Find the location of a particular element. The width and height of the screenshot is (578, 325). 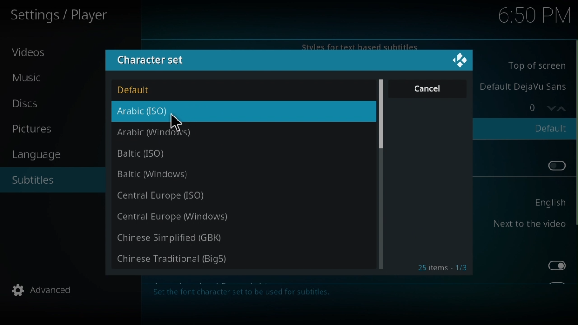

Settings/player is located at coordinates (70, 16).